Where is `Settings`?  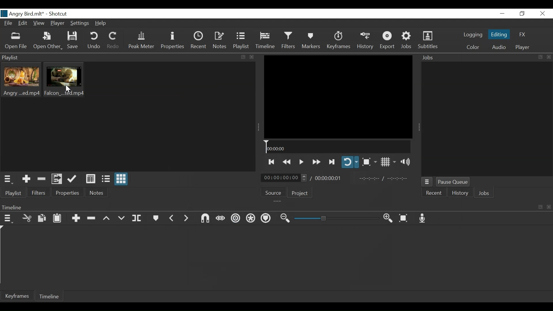
Settings is located at coordinates (80, 24).